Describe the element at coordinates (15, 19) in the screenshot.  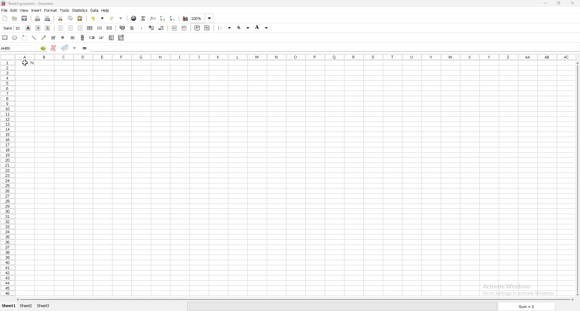
I see `open` at that location.